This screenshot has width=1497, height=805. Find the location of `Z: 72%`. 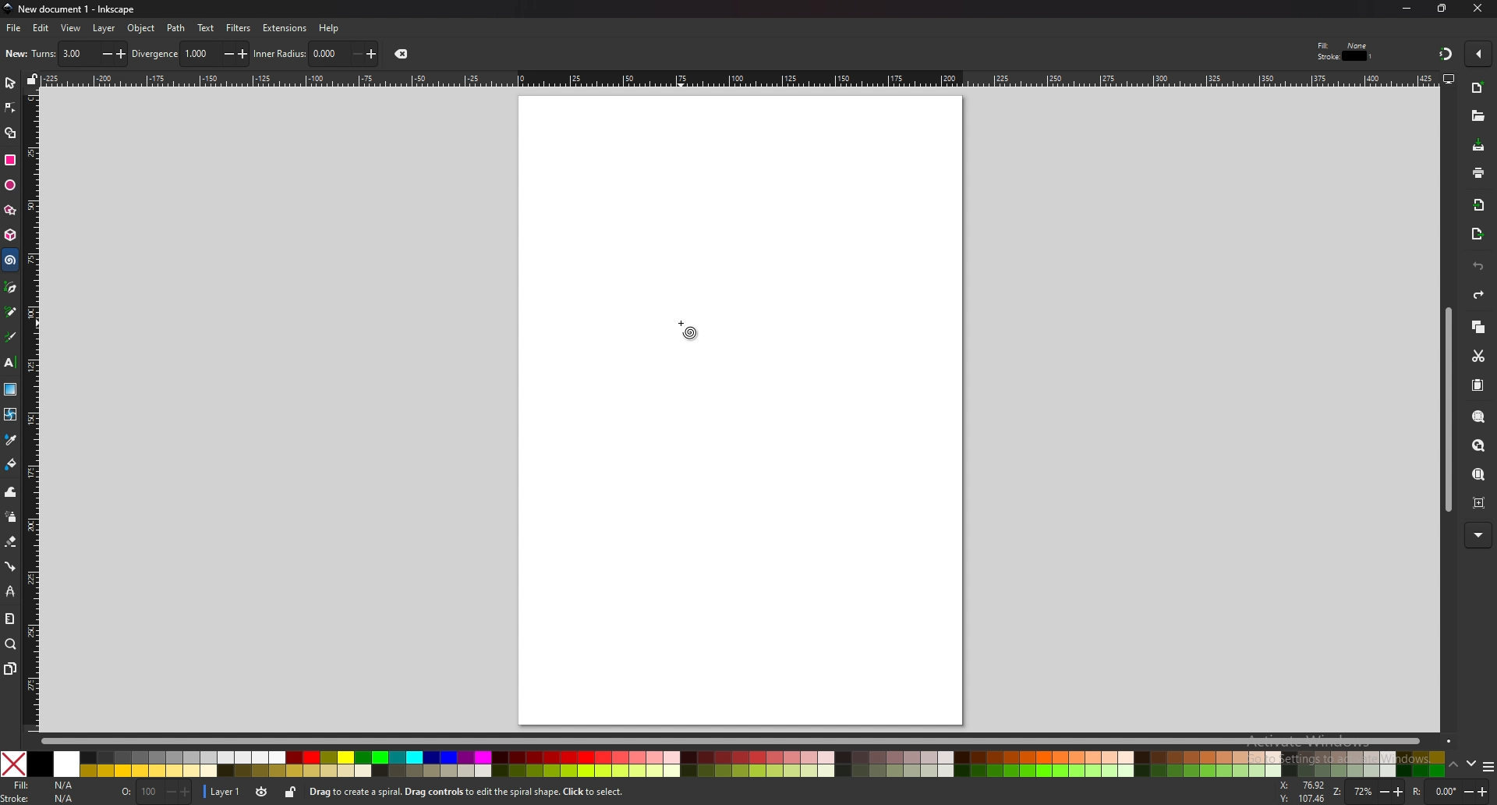

Z: 72% is located at coordinates (1368, 793).